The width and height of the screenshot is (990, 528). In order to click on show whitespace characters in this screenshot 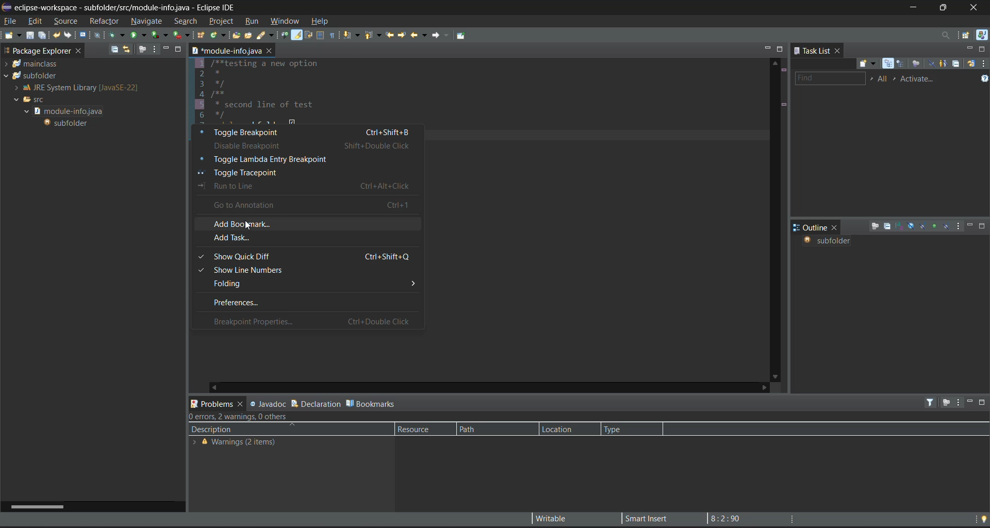, I will do `click(333, 35)`.